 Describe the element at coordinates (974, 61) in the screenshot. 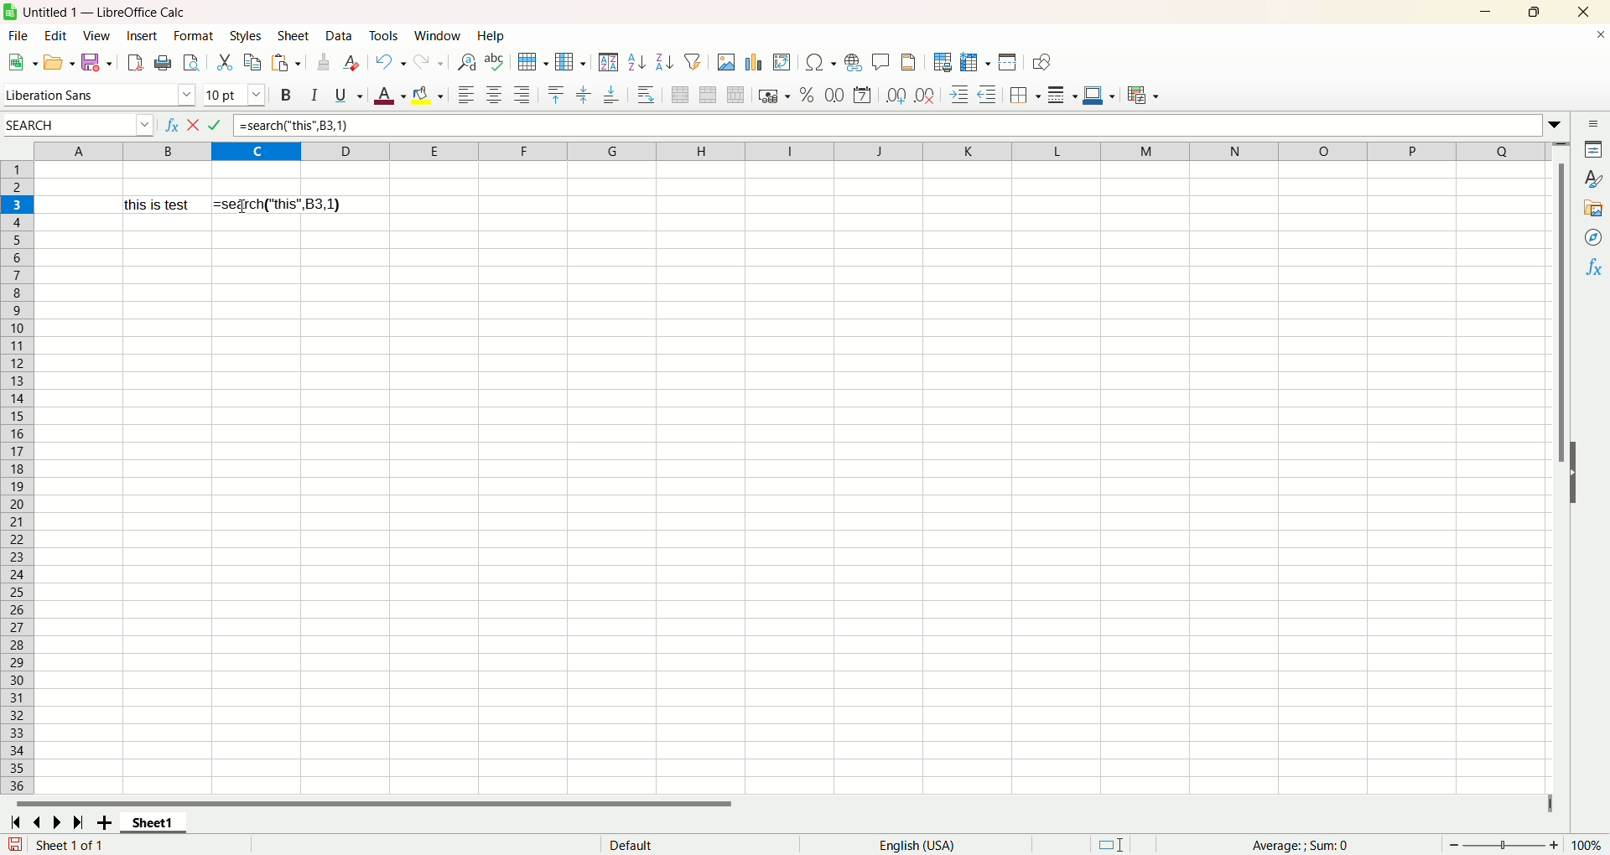

I see `freeze rows and columns` at that location.